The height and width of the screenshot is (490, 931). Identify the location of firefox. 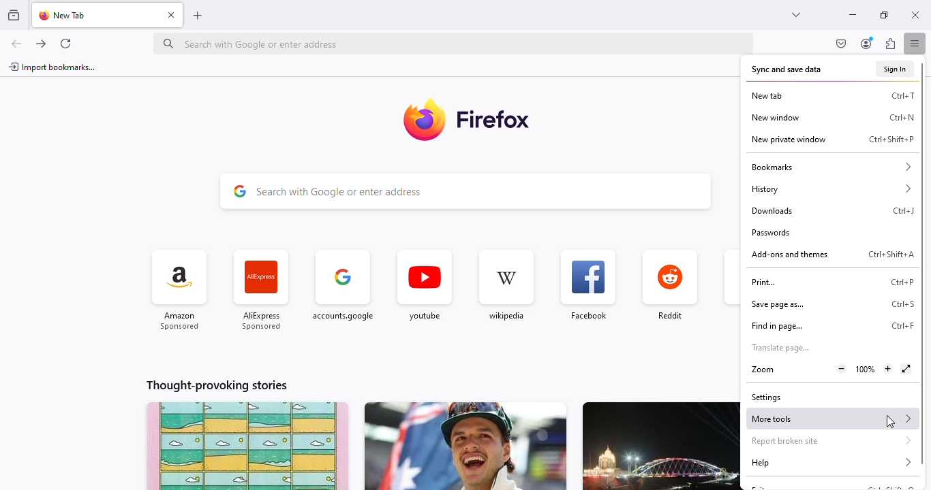
(494, 118).